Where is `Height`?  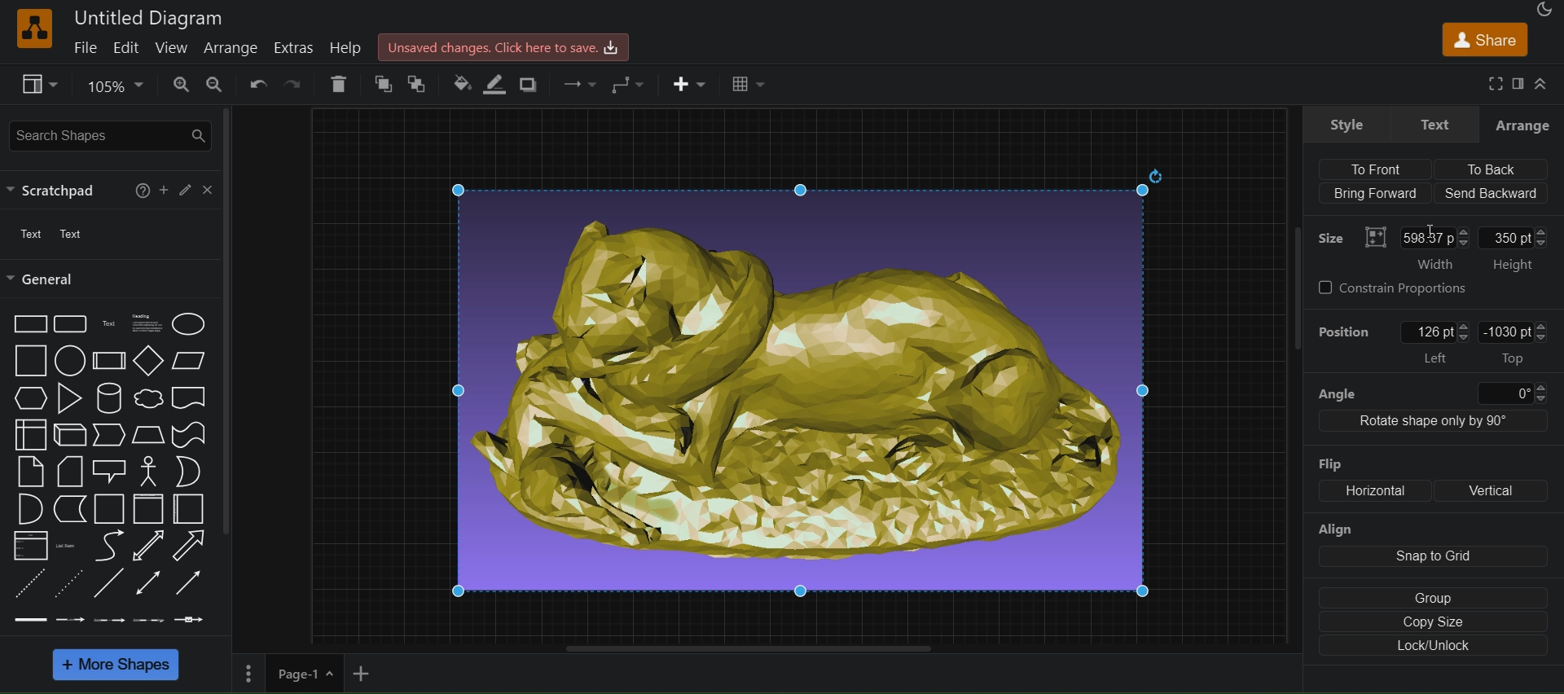
Height is located at coordinates (1516, 266).